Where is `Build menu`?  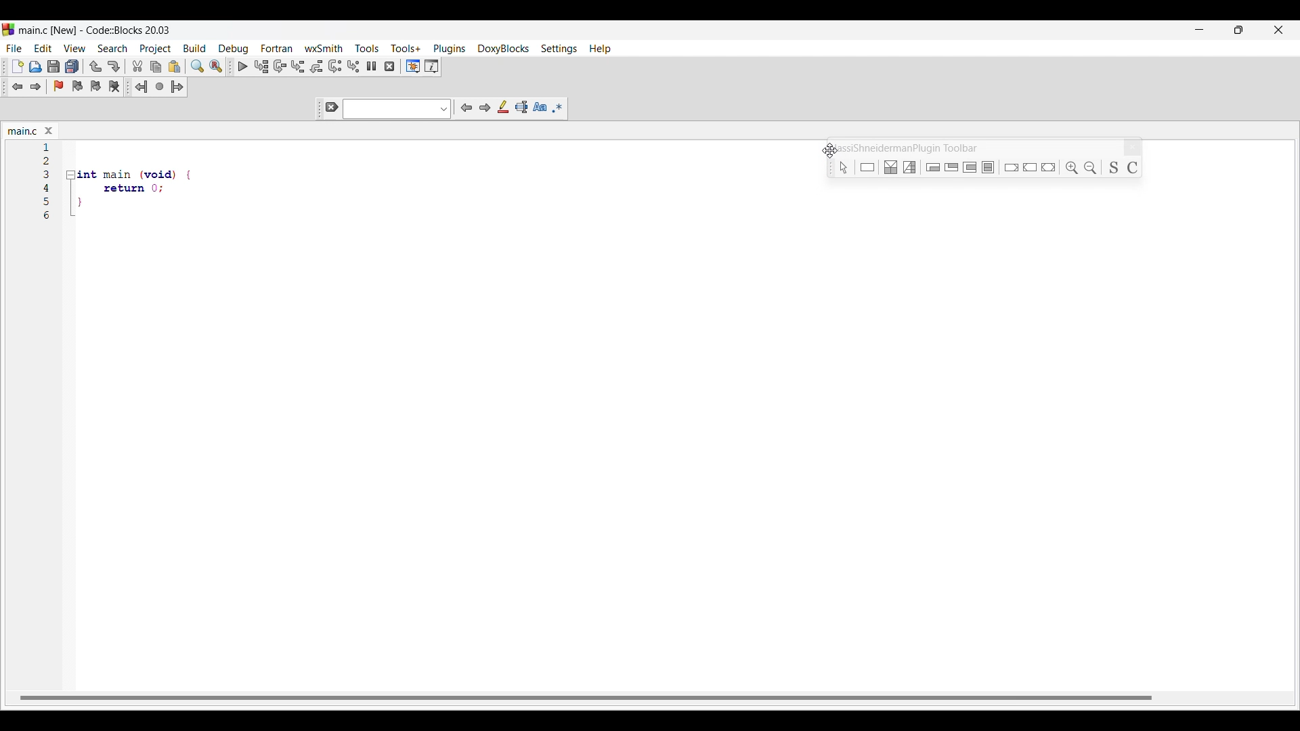
Build menu is located at coordinates (194, 48).